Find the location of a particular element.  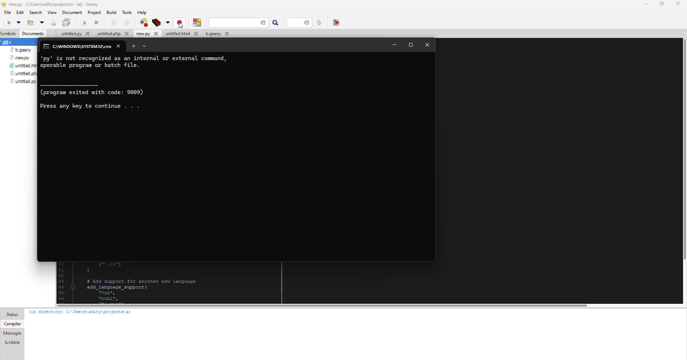

info is located at coordinates (142, 63).